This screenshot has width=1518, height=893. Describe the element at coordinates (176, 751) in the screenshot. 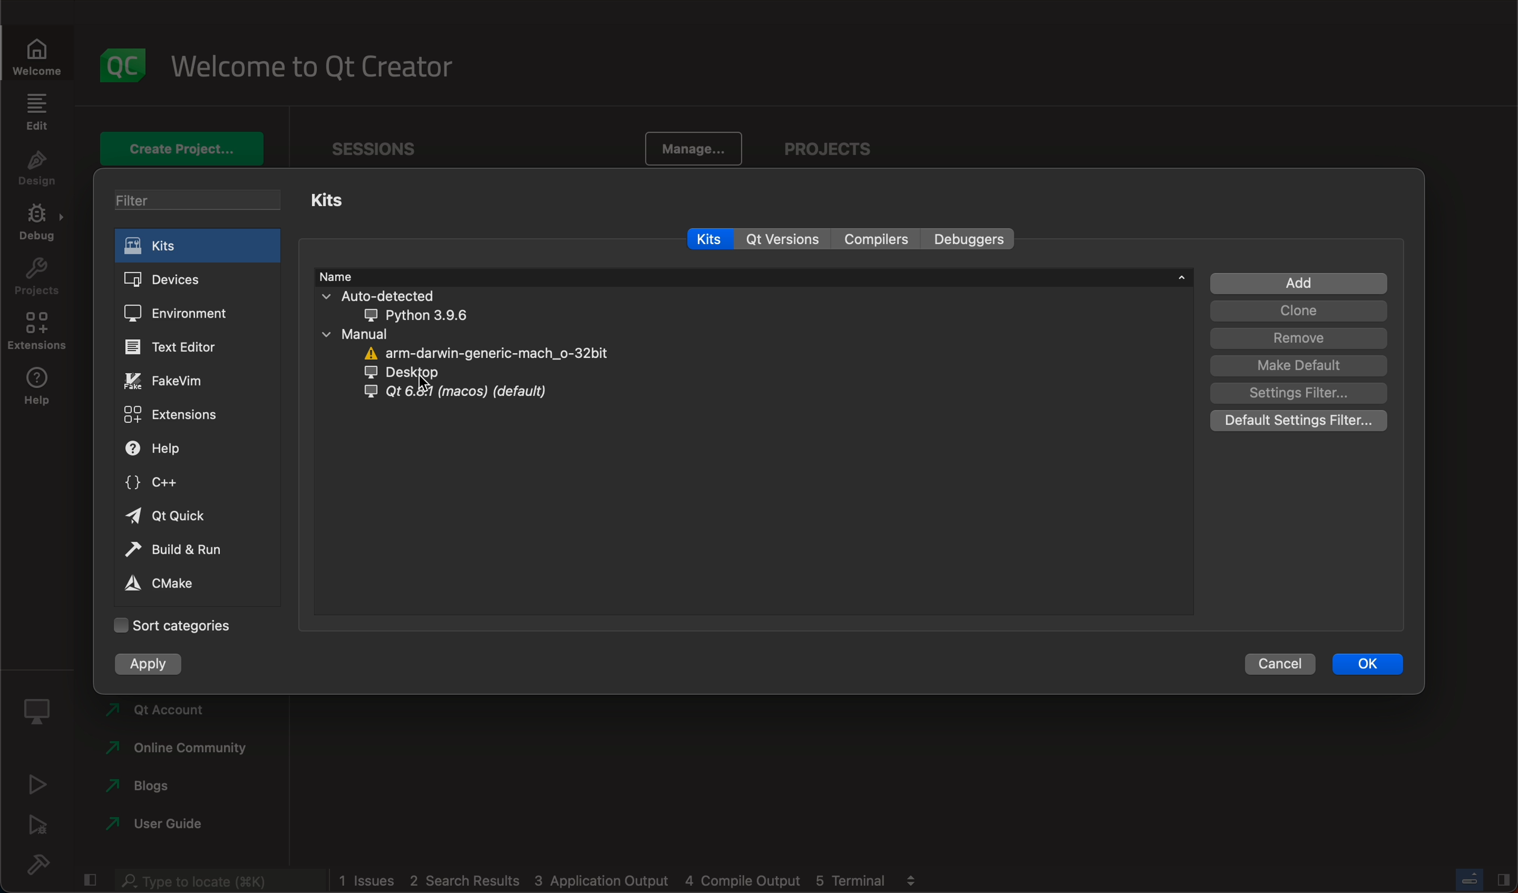

I see `online community` at that location.